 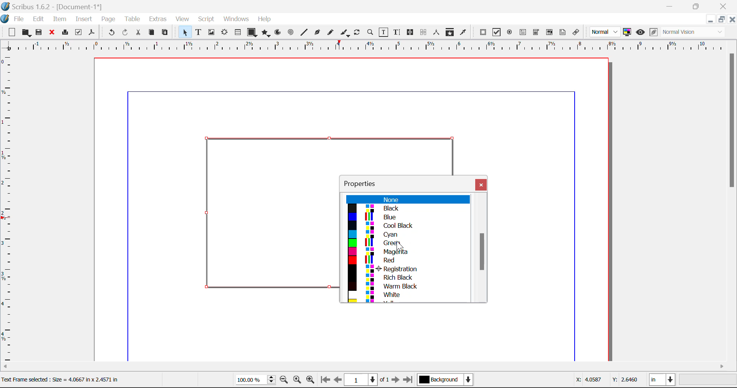 I want to click on Paste, so click(x=165, y=33).